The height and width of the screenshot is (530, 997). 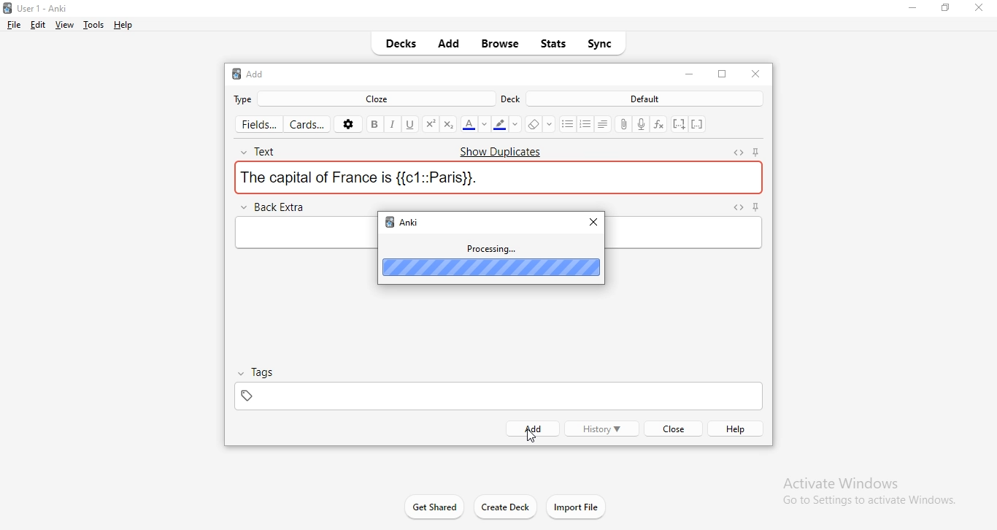 What do you see at coordinates (37, 25) in the screenshot?
I see `edit` at bounding box center [37, 25].